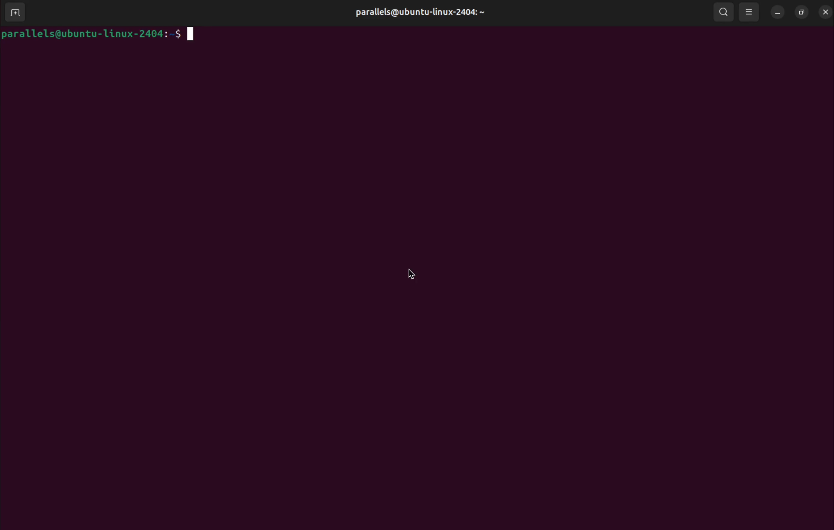 This screenshot has height=530, width=834. What do you see at coordinates (778, 12) in the screenshot?
I see `minimize` at bounding box center [778, 12].